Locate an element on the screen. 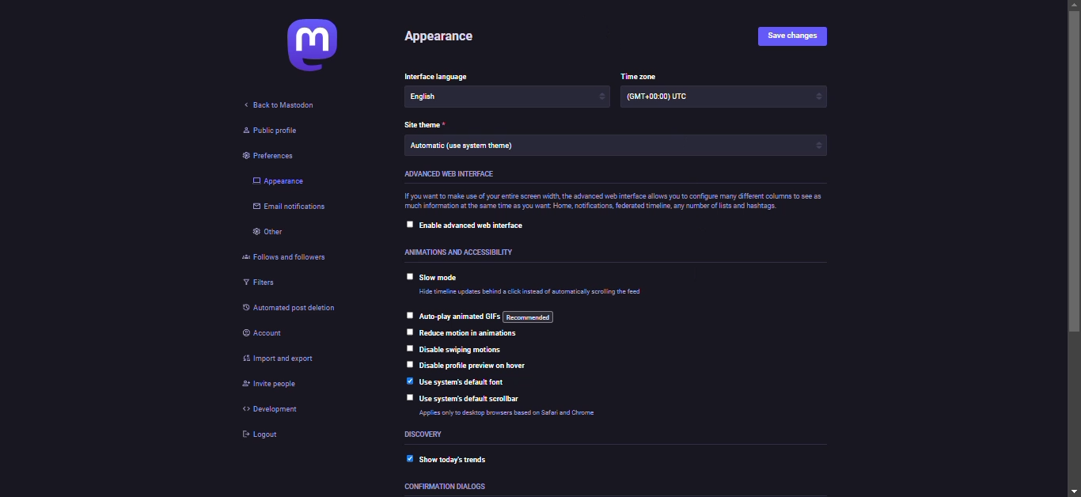 This screenshot has width=1081, height=497. appearance is located at coordinates (445, 39).